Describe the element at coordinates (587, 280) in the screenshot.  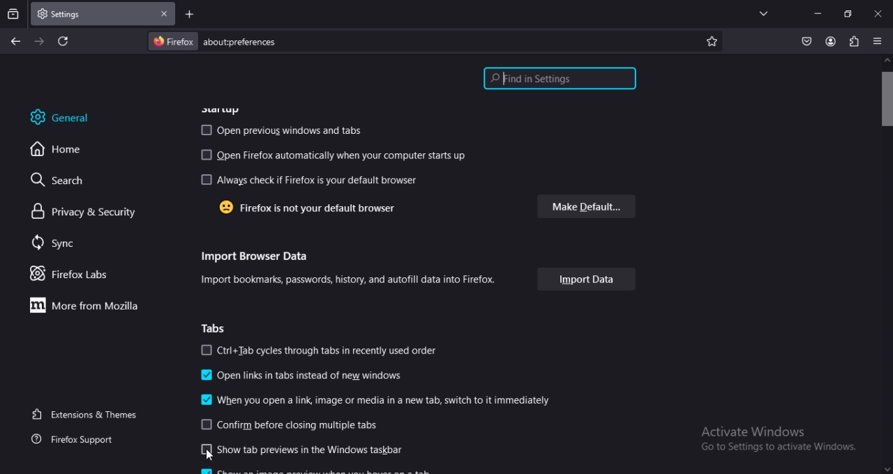
I see `import data` at that location.